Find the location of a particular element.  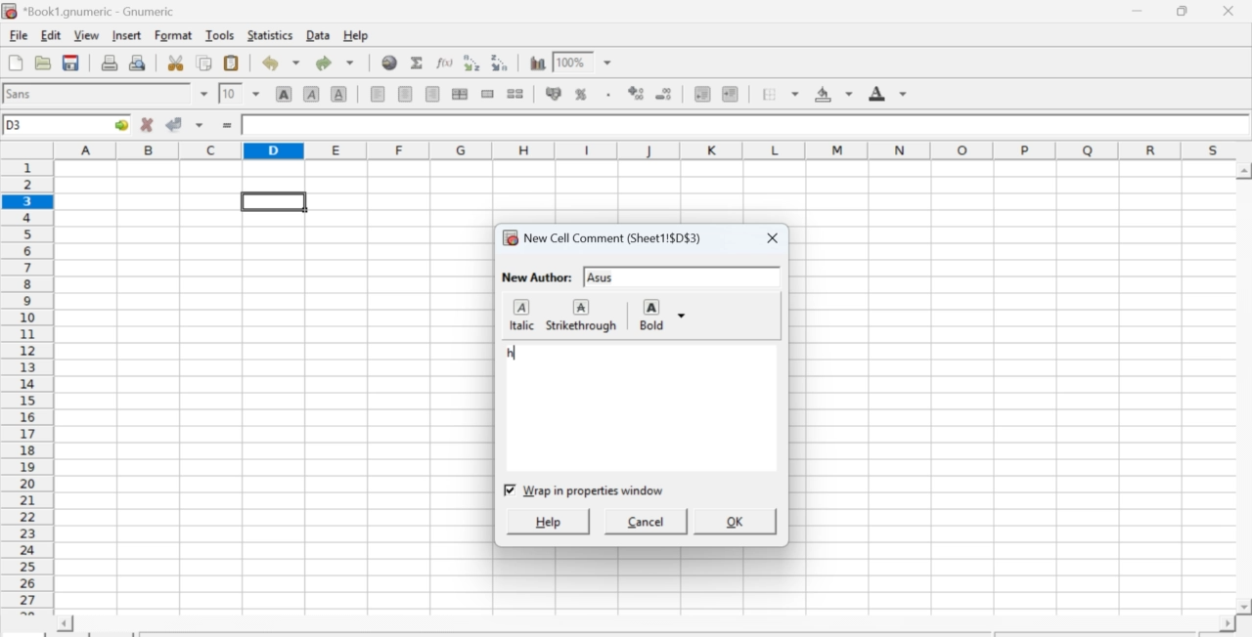

scroll down is located at coordinates (1244, 608).